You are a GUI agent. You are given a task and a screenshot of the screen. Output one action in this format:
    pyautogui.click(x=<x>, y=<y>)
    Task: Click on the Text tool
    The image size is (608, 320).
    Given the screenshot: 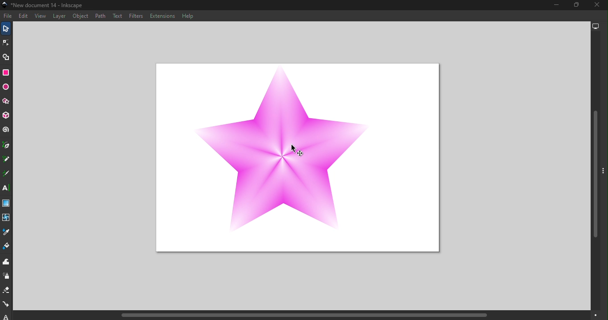 What is the action you would take?
    pyautogui.click(x=7, y=188)
    